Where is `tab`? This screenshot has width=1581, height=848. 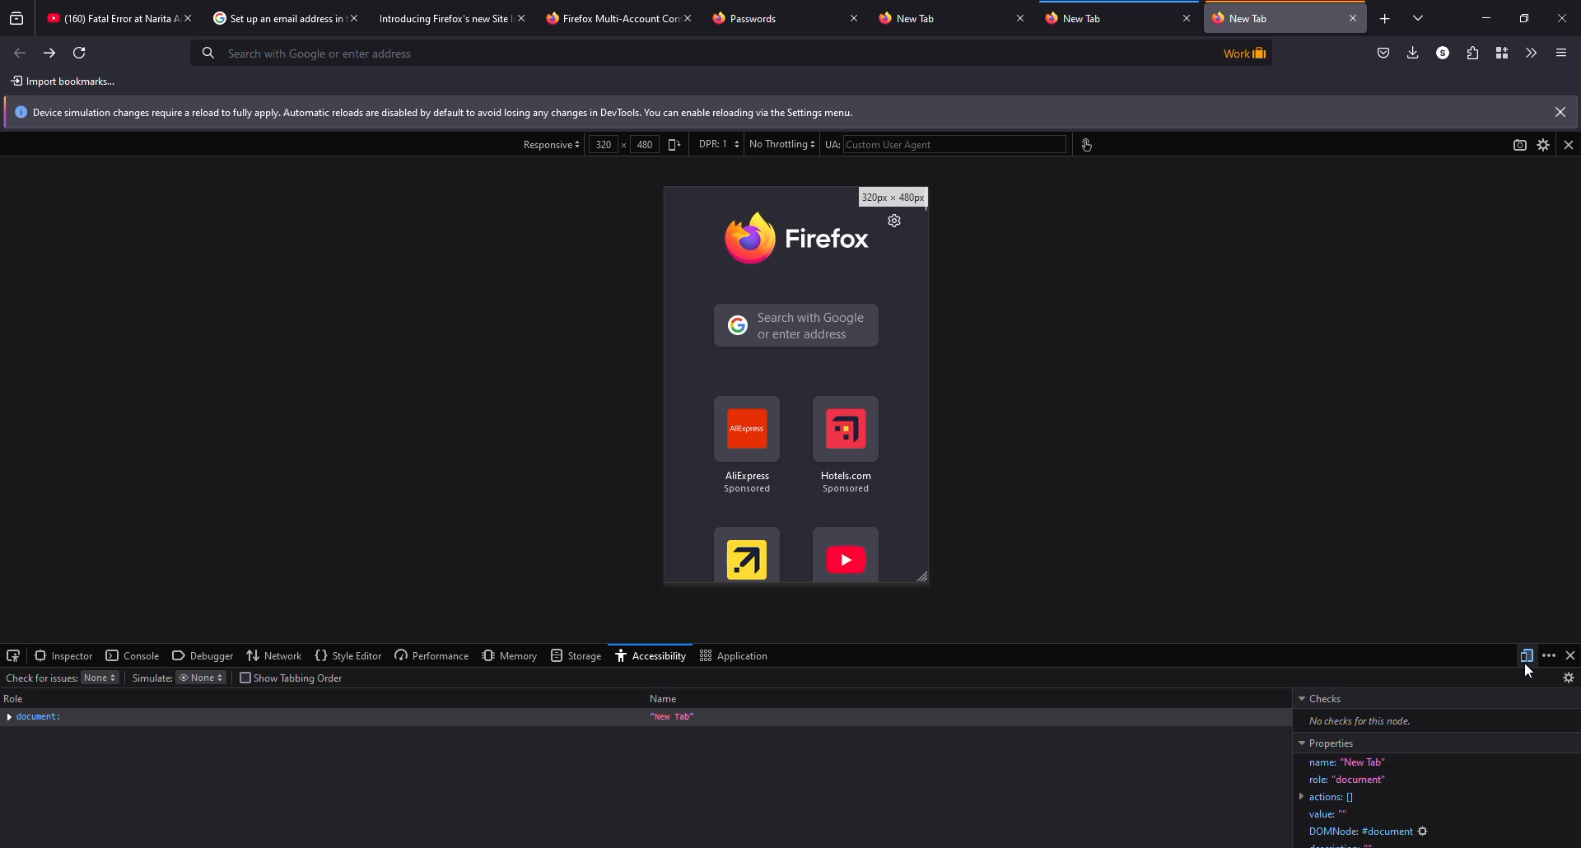
tab is located at coordinates (439, 20).